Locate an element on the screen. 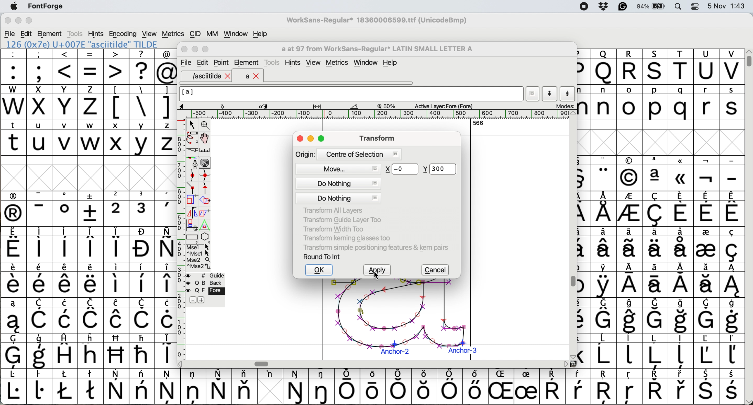 The image size is (753, 405). symbol is located at coordinates (165, 244).